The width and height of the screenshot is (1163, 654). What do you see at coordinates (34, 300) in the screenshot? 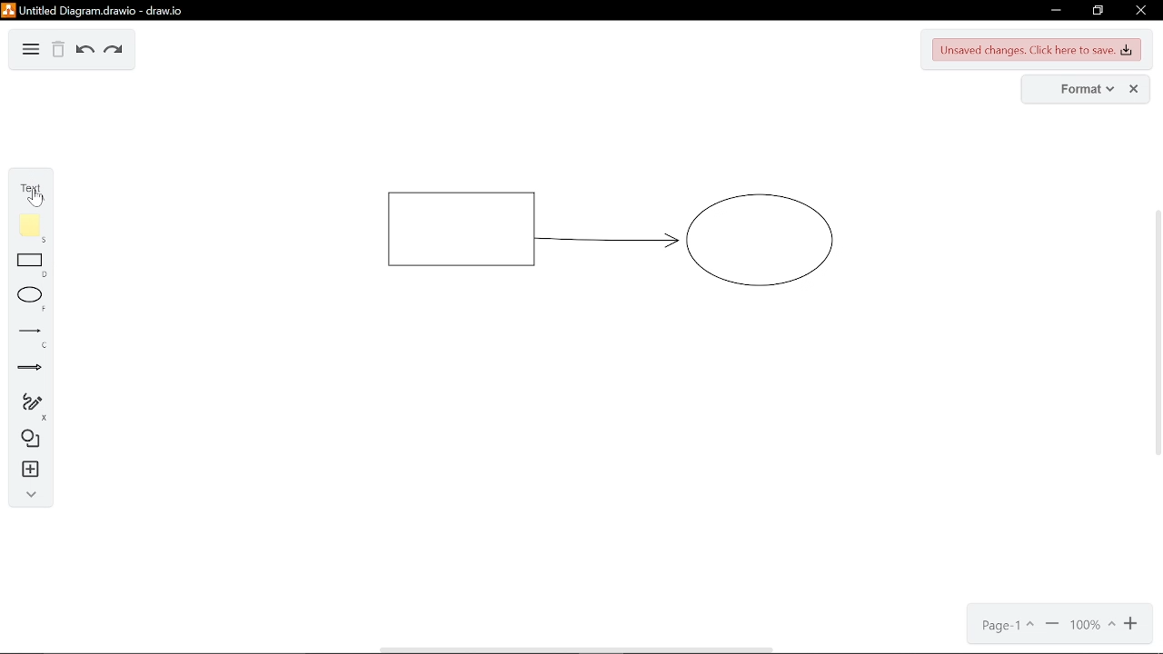
I see `ellipse` at bounding box center [34, 300].